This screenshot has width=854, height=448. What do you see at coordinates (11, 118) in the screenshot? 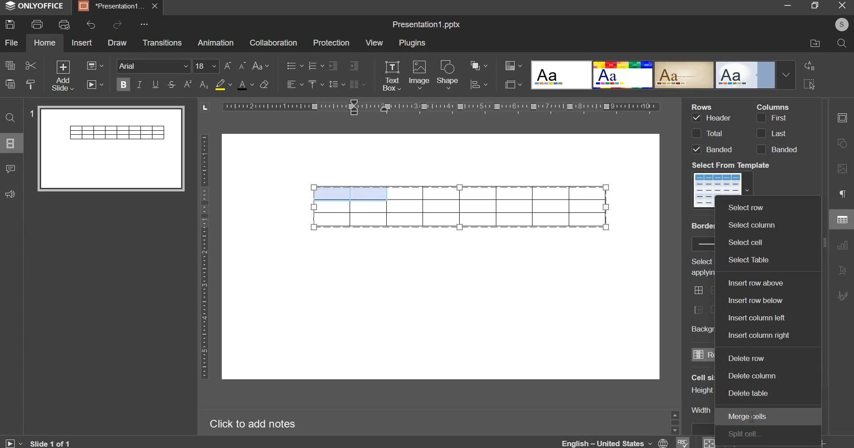
I see `find` at bounding box center [11, 118].